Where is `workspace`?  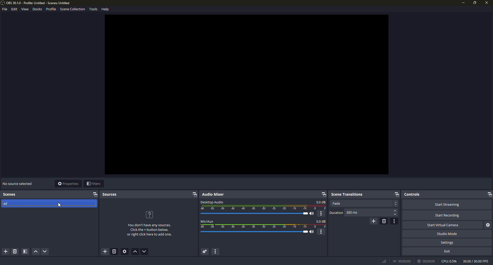
workspace is located at coordinates (247, 94).